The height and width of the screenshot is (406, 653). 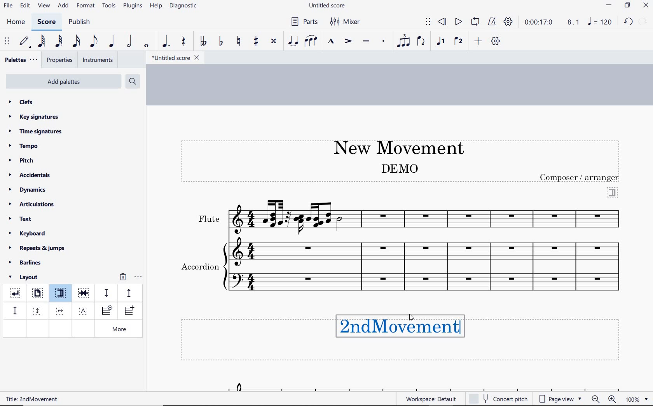 What do you see at coordinates (165, 42) in the screenshot?
I see `augmentation dot` at bounding box center [165, 42].